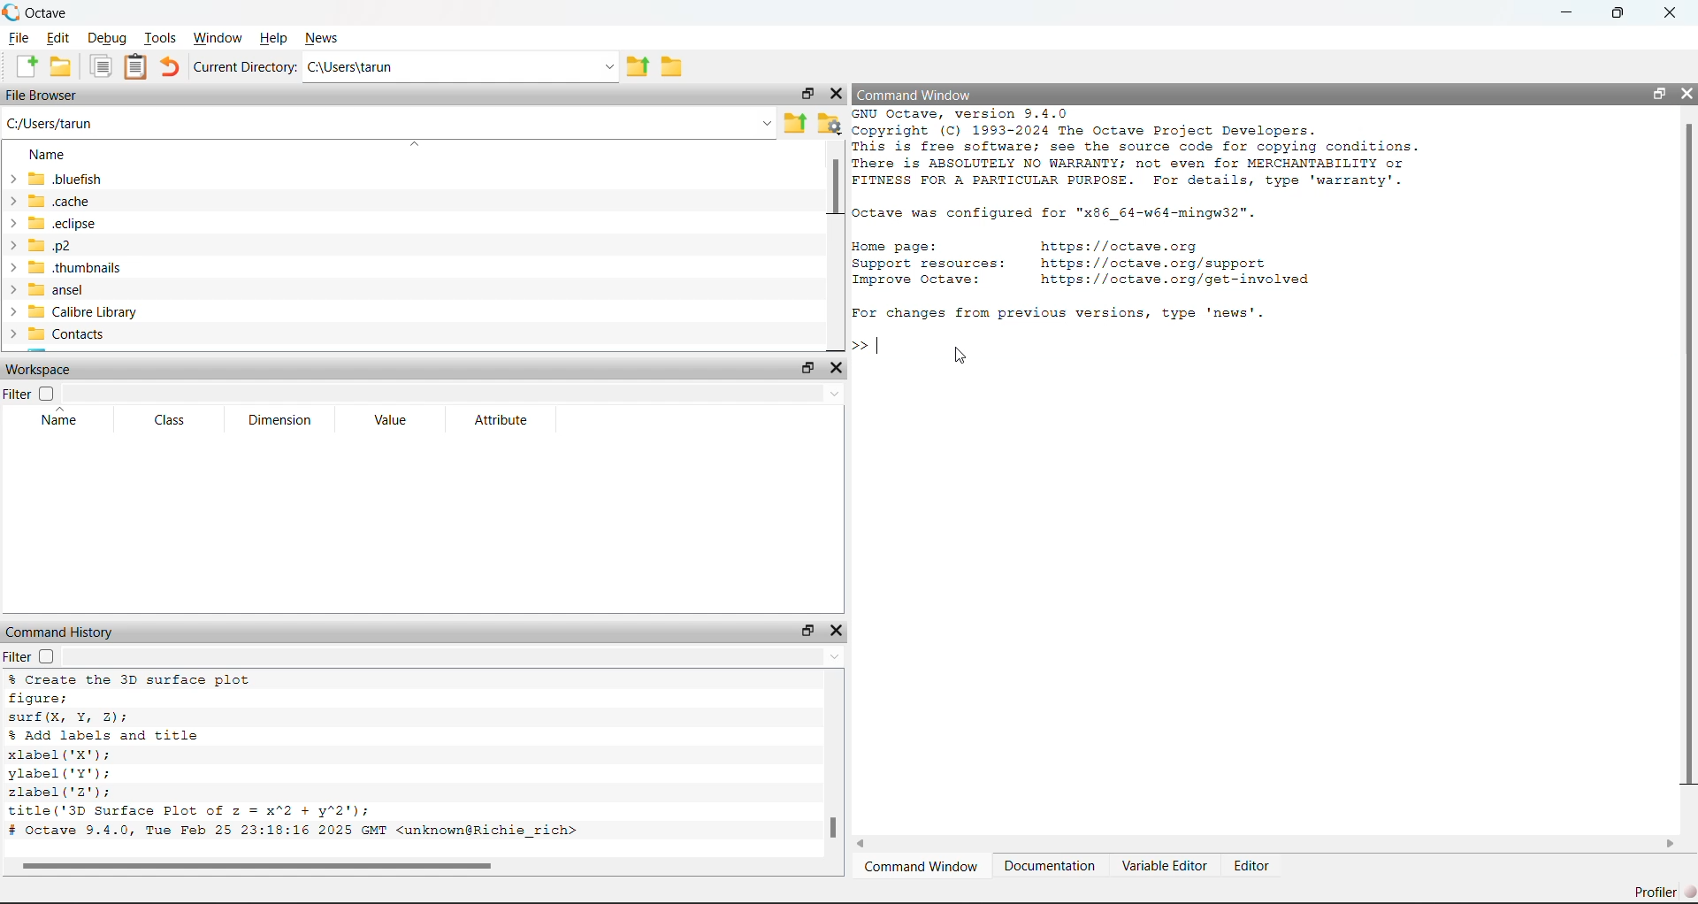 The image size is (1698, 904). I want to click on Tools, so click(164, 37).